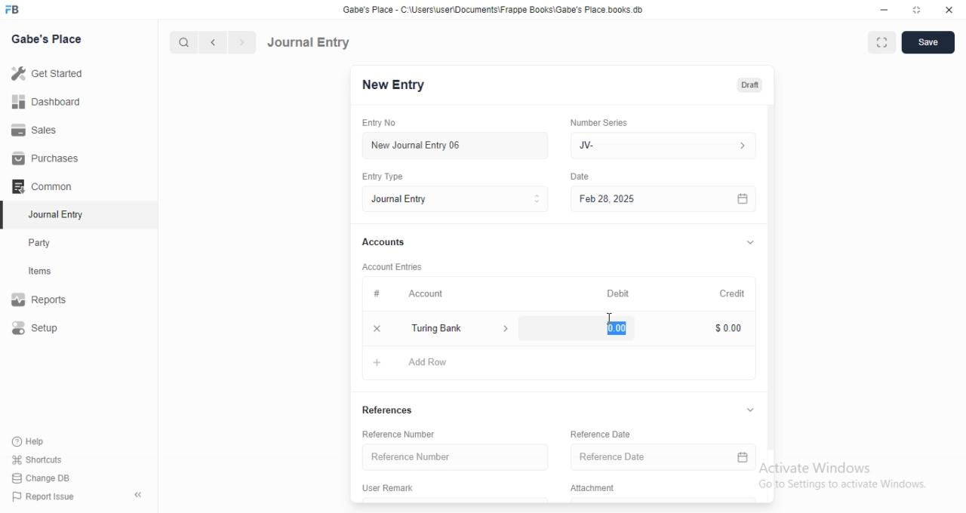 The width and height of the screenshot is (966, 513). Describe the element at coordinates (383, 123) in the screenshot. I see `Entry No.` at that location.